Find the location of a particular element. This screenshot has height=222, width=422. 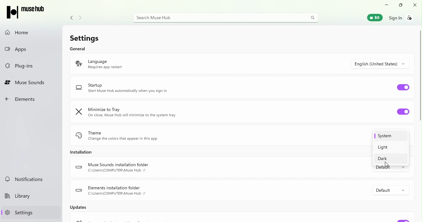

Theme is located at coordinates (137, 135).